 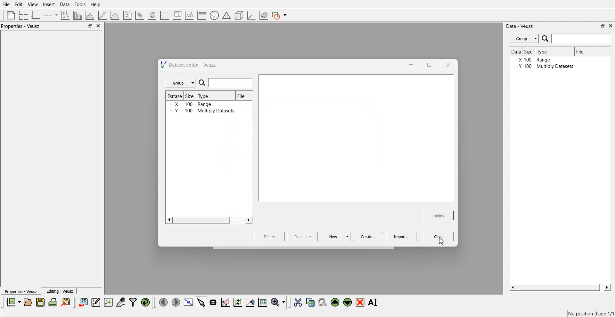 I want to click on Close, so click(x=439, y=236).